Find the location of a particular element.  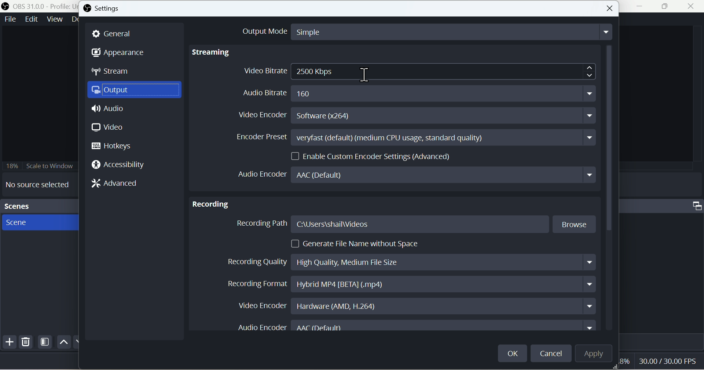

Edit is located at coordinates (31, 20).